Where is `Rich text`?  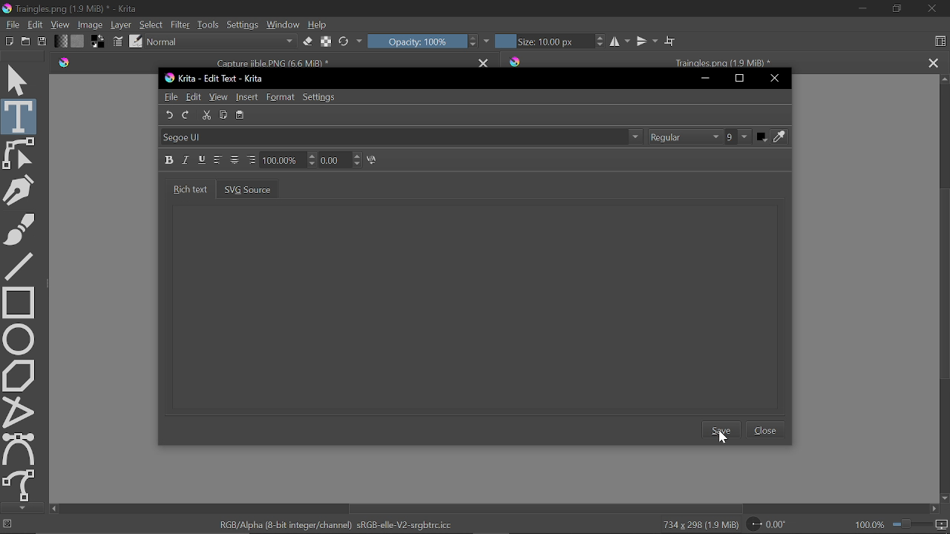
Rich text is located at coordinates (188, 190).